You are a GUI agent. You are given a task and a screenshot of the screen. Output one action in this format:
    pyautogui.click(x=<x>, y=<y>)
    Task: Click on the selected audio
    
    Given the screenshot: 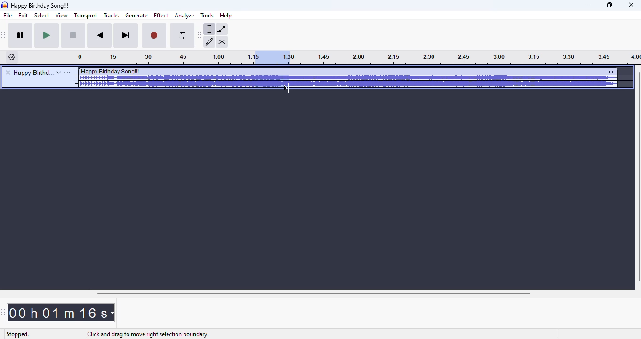 What is the action you would take?
    pyautogui.click(x=271, y=57)
    